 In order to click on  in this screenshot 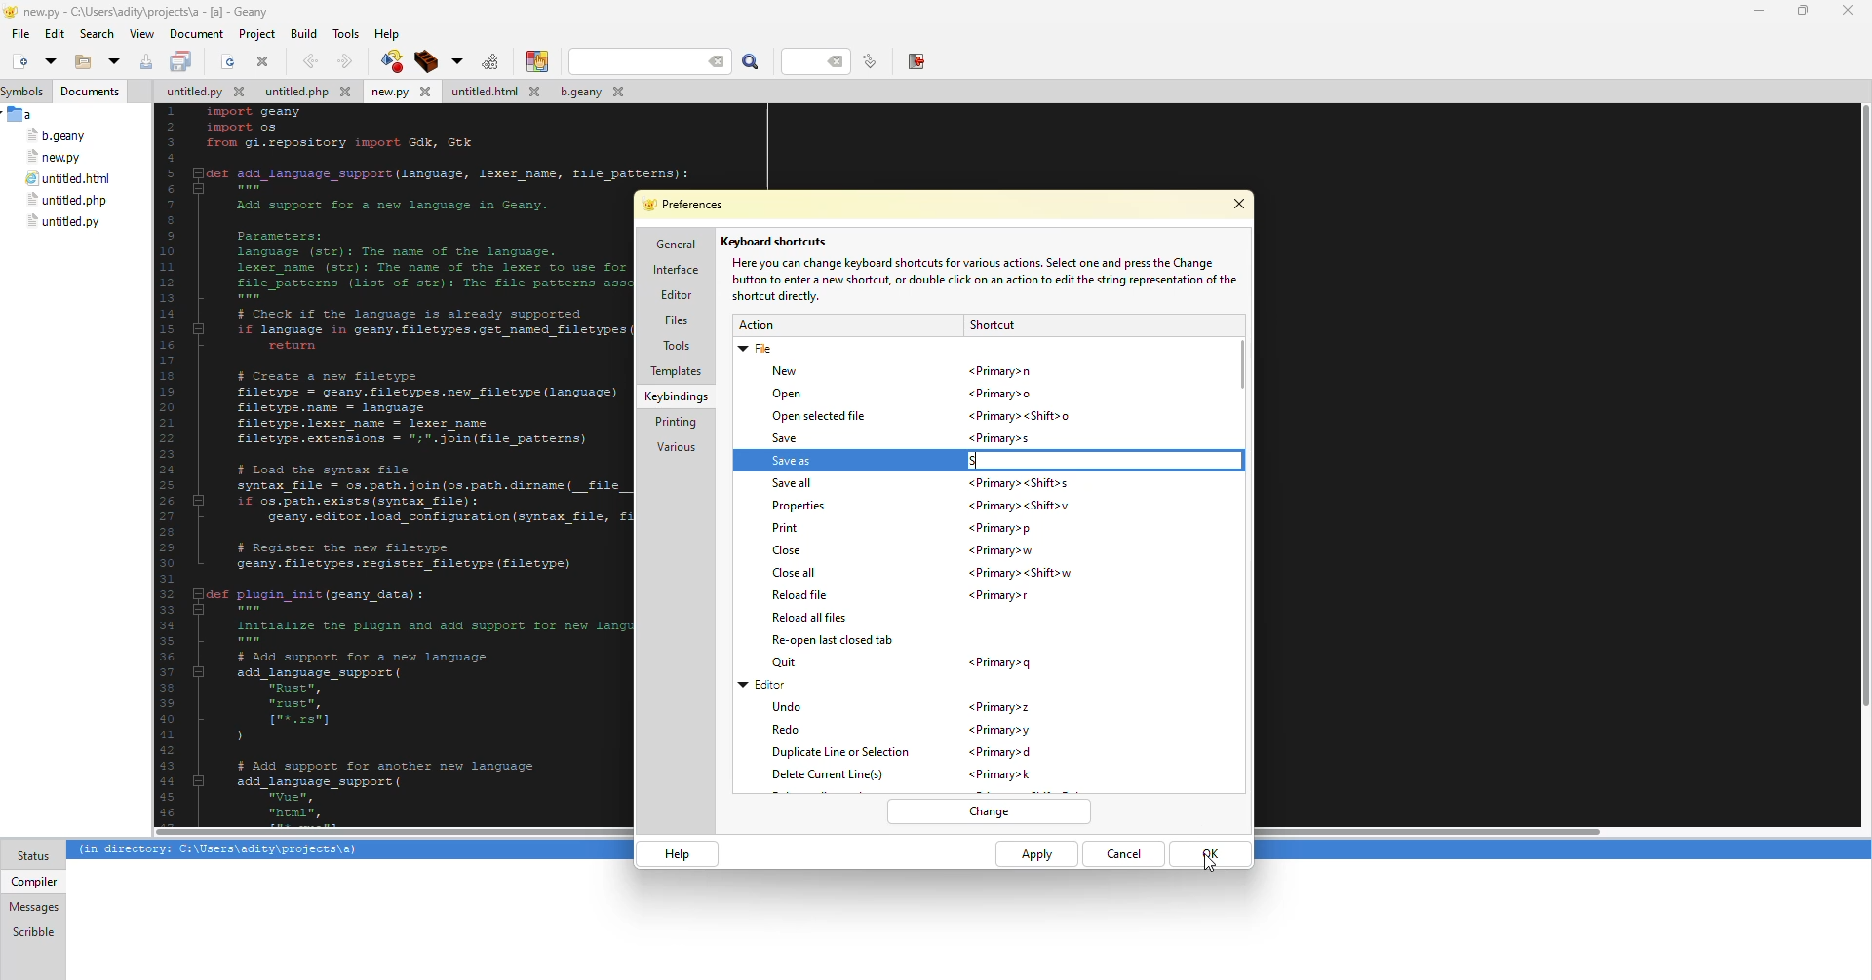, I will do `click(1857, 469)`.